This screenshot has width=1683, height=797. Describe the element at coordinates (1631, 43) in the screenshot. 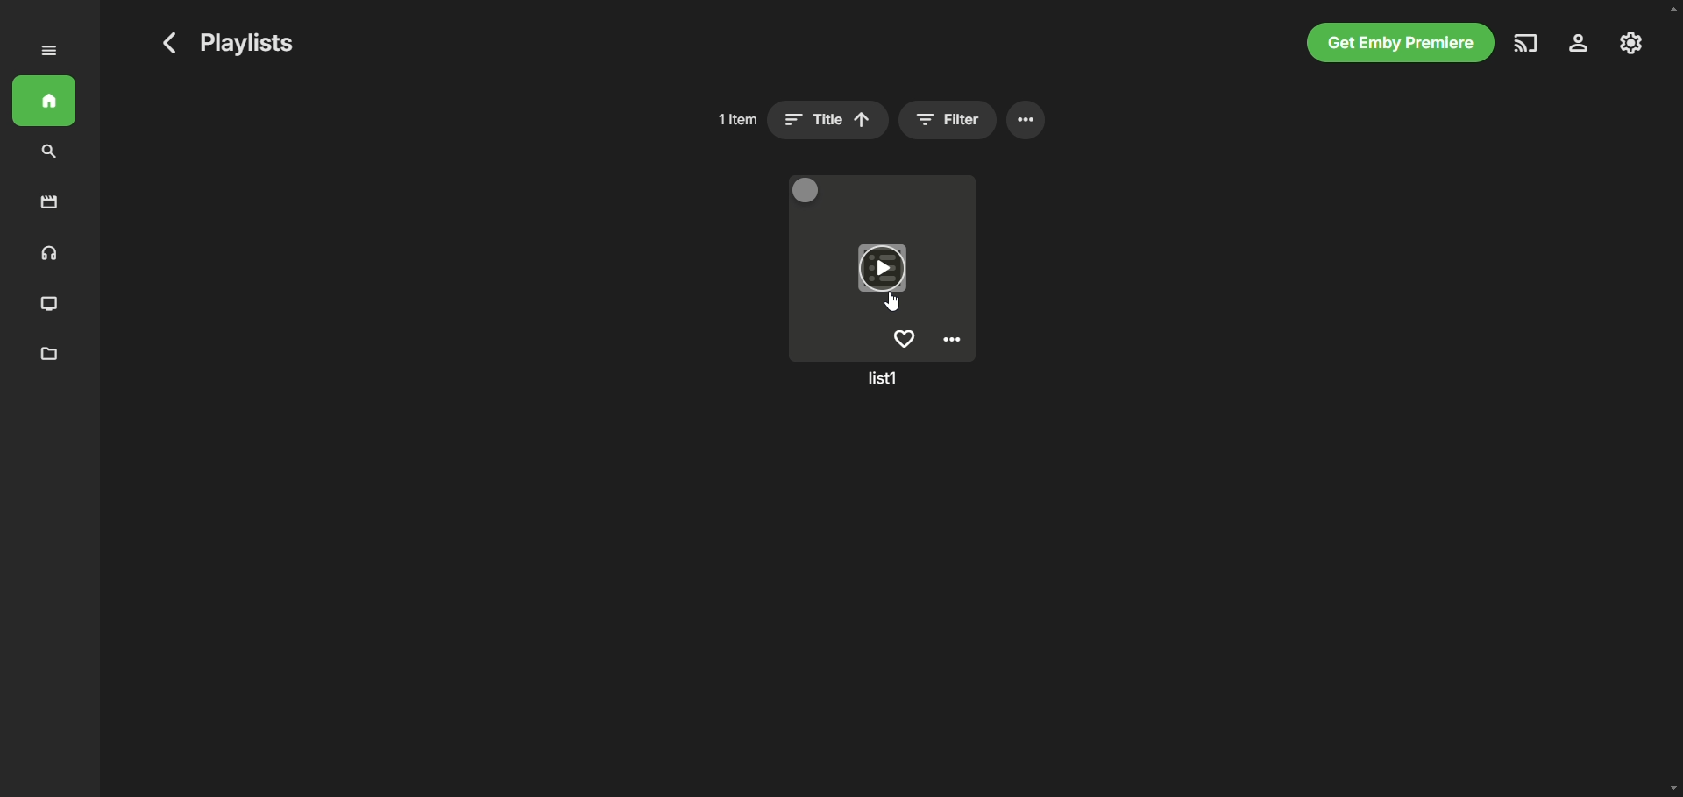

I see `manage emby server` at that location.